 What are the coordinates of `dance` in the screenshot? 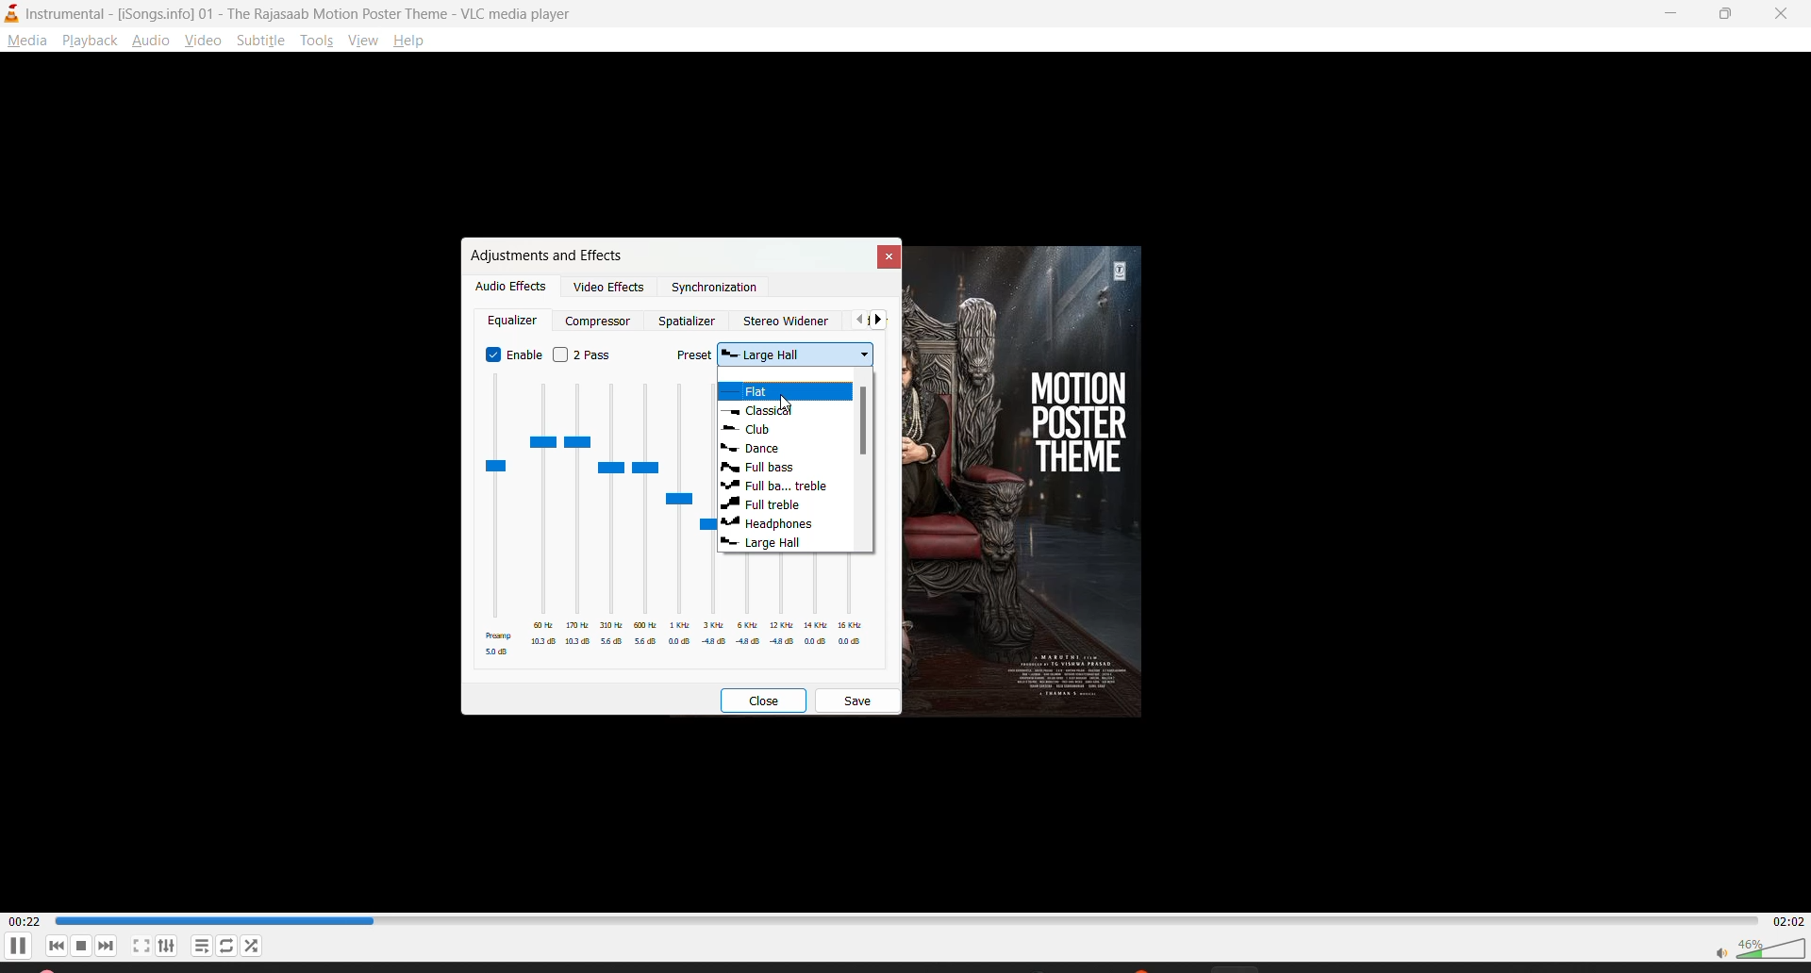 It's located at (758, 450).